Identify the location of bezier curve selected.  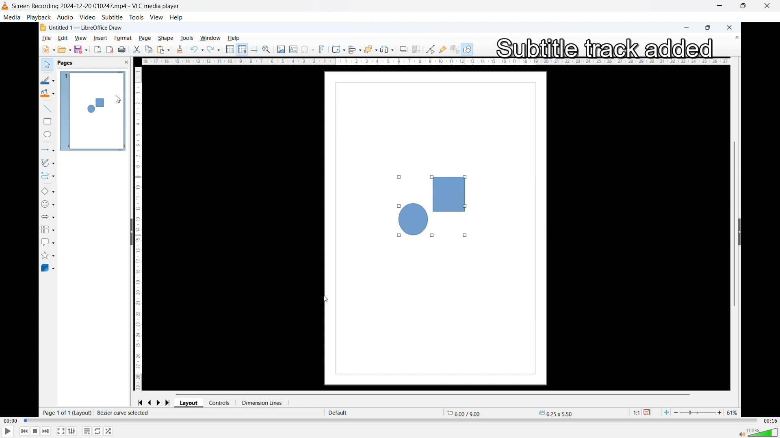
(123, 413).